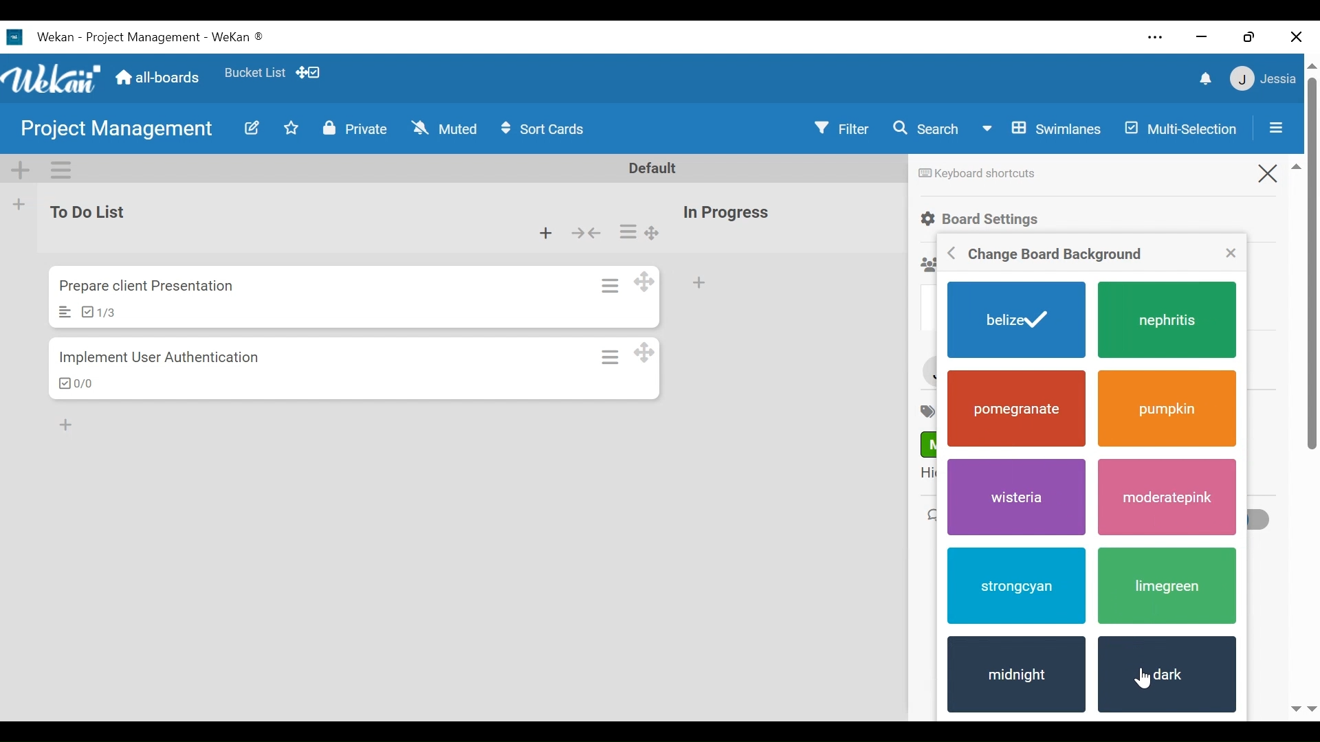 The height and width of the screenshot is (742, 1320). Describe the element at coordinates (64, 312) in the screenshot. I see `Description` at that location.